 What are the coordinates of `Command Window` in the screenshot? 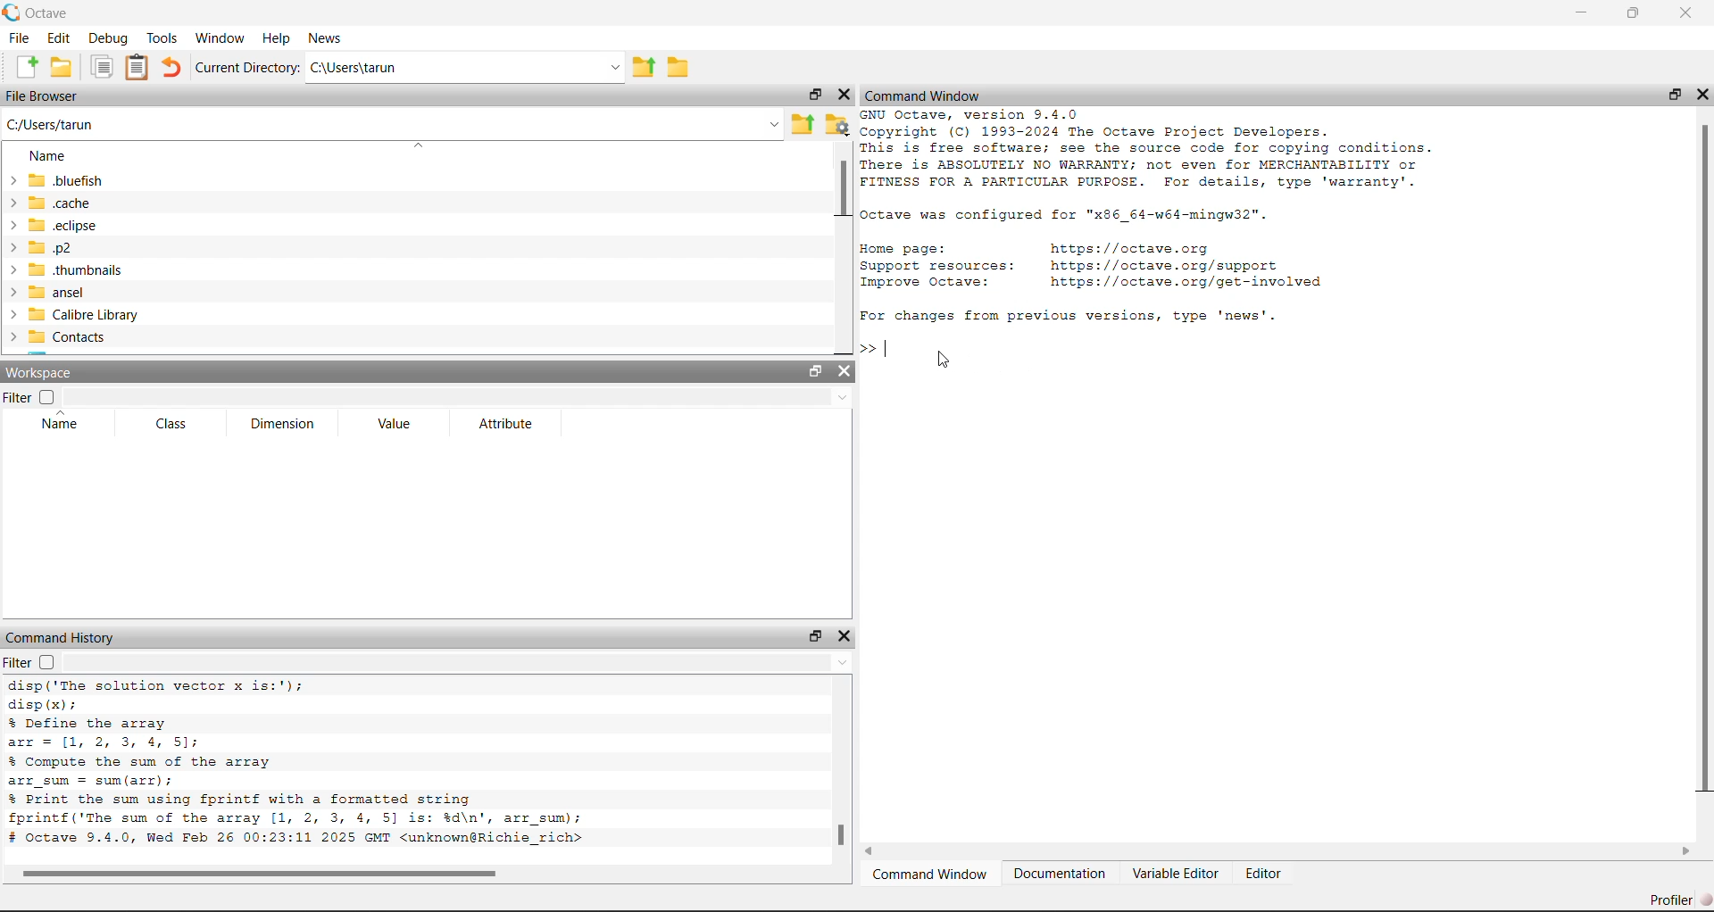 It's located at (930, 876).